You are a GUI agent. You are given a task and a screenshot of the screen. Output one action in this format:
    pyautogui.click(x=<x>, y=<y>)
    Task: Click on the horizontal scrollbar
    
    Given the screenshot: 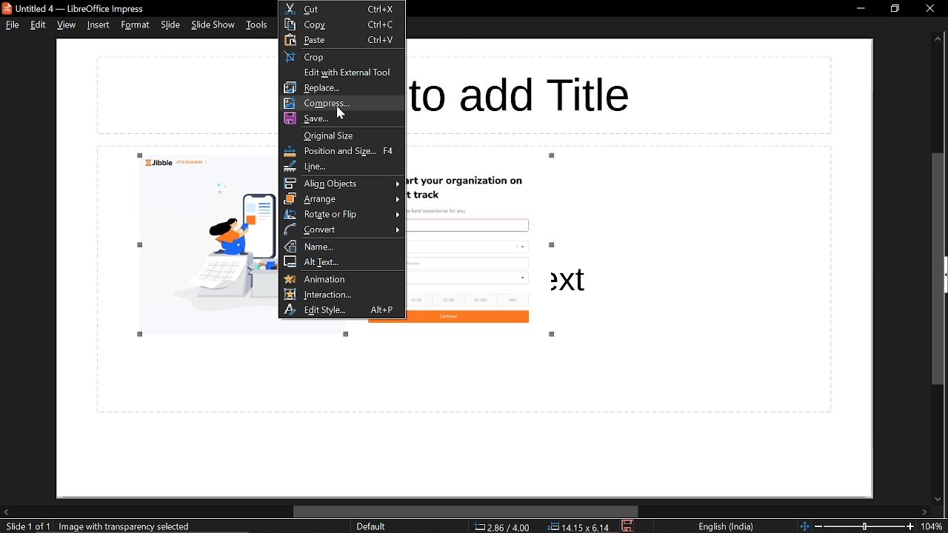 What is the action you would take?
    pyautogui.click(x=467, y=512)
    